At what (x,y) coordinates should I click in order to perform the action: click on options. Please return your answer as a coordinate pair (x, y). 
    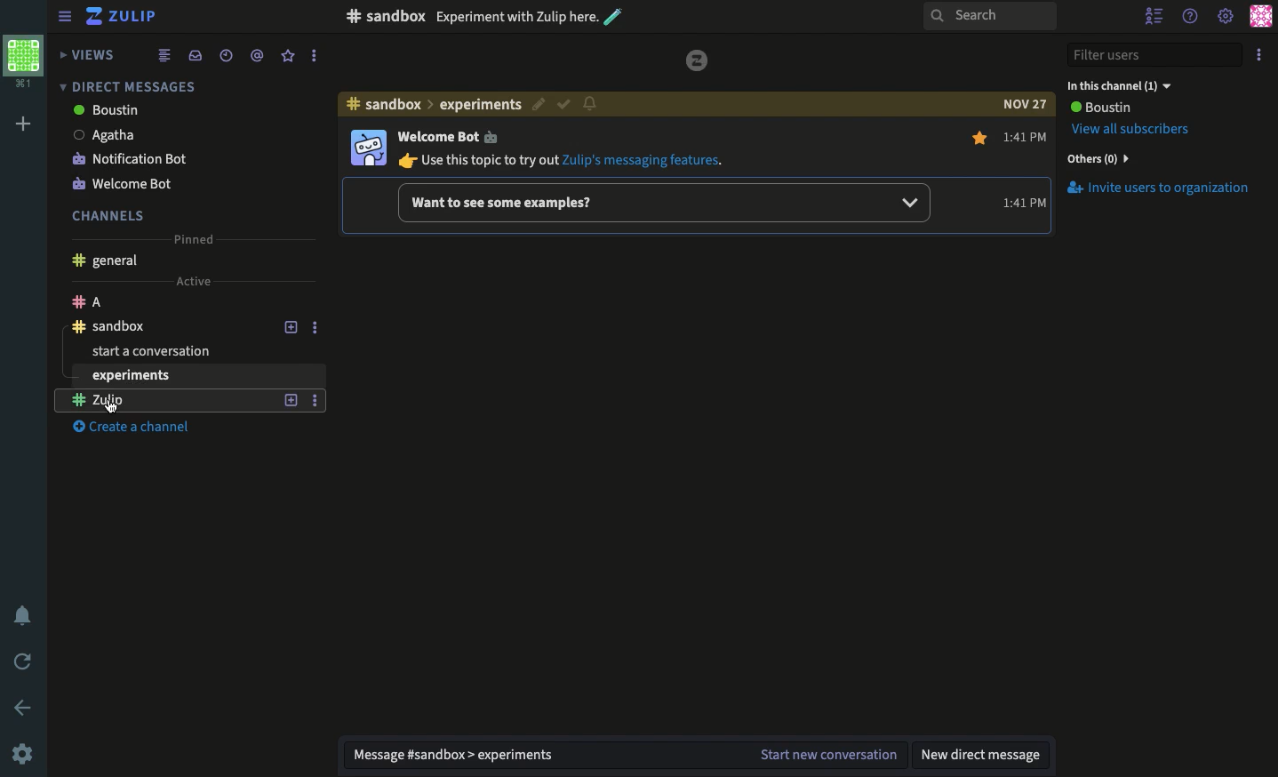
    Looking at the image, I should click on (315, 403).